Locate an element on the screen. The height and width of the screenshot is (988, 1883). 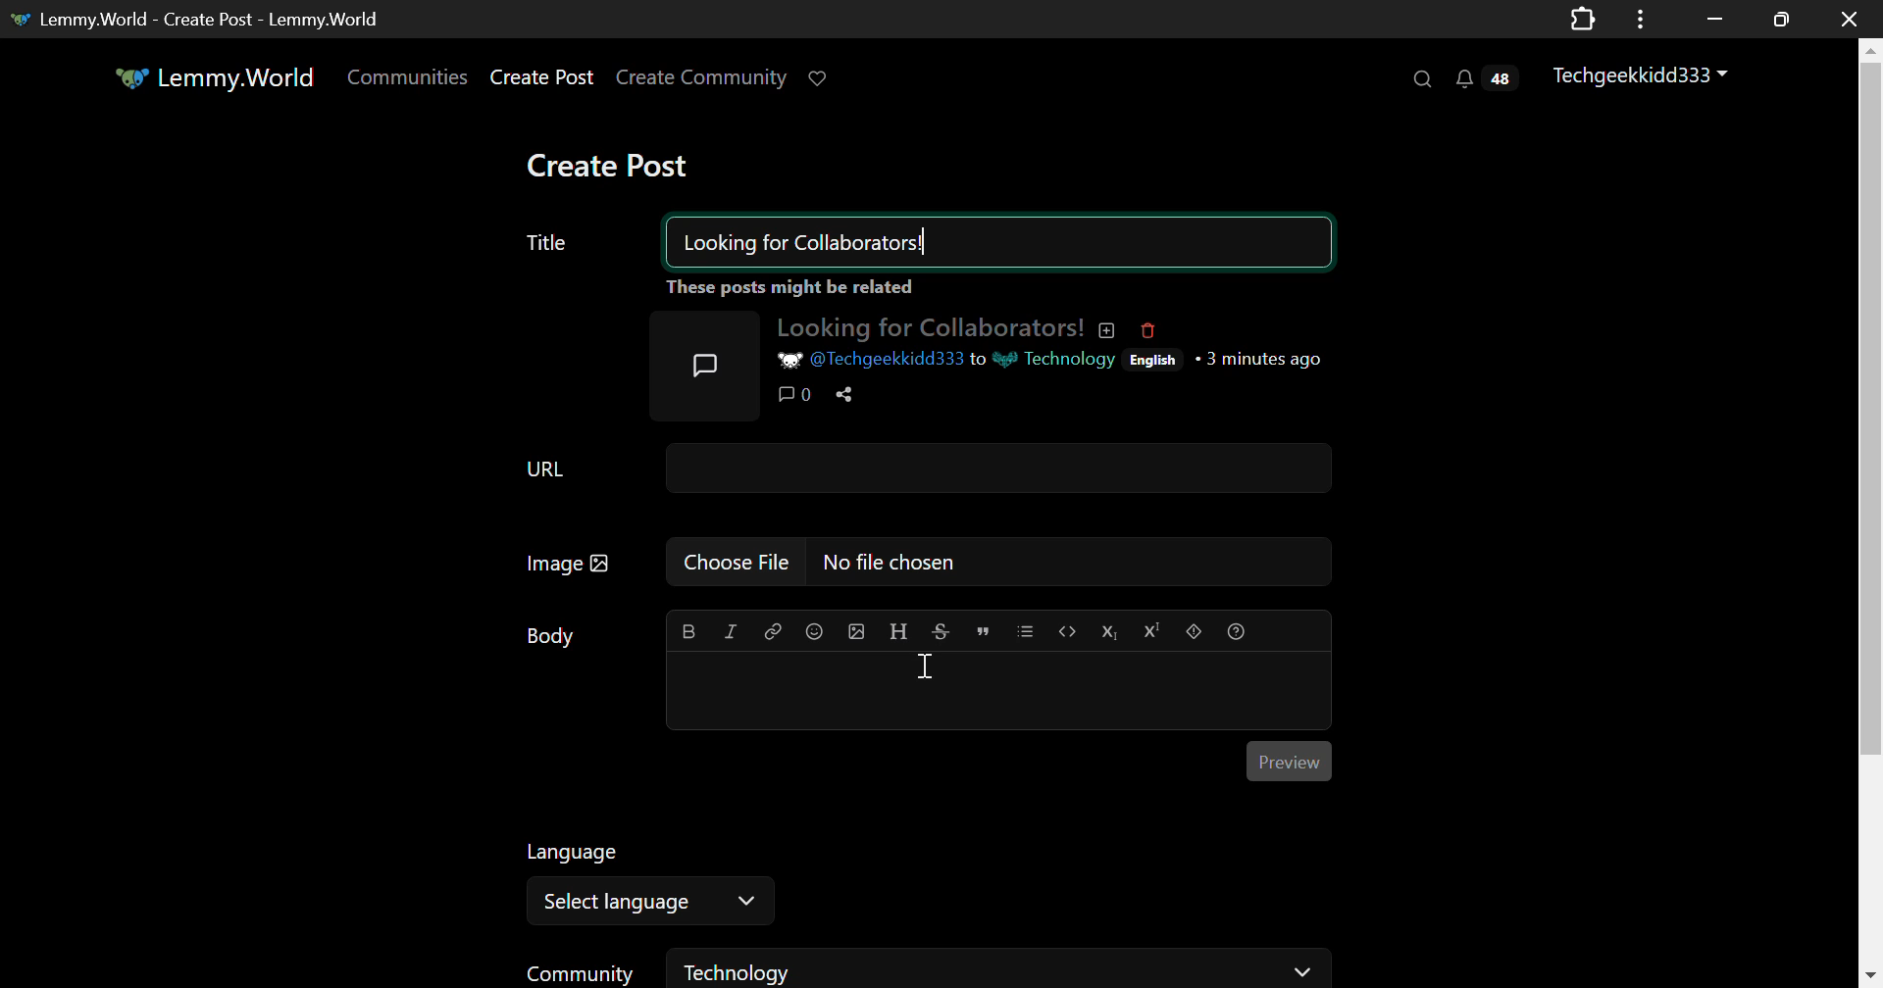
Close Window is located at coordinates (1844, 20).